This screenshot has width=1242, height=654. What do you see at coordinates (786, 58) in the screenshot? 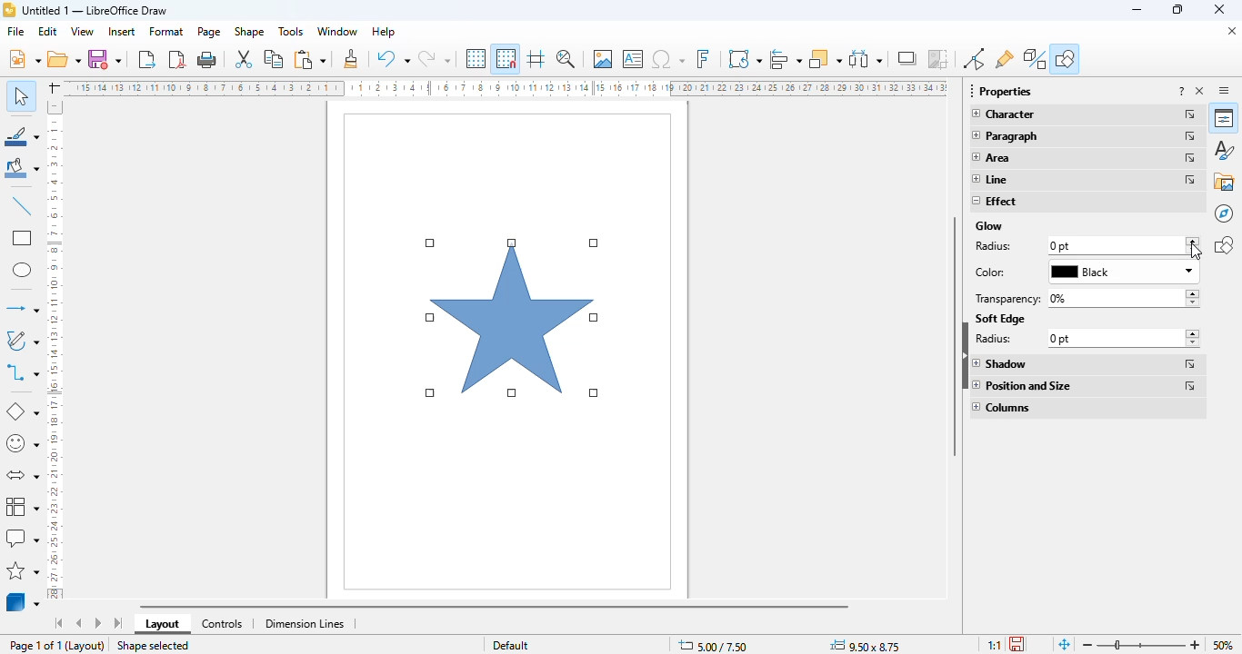
I see `align objects` at bounding box center [786, 58].